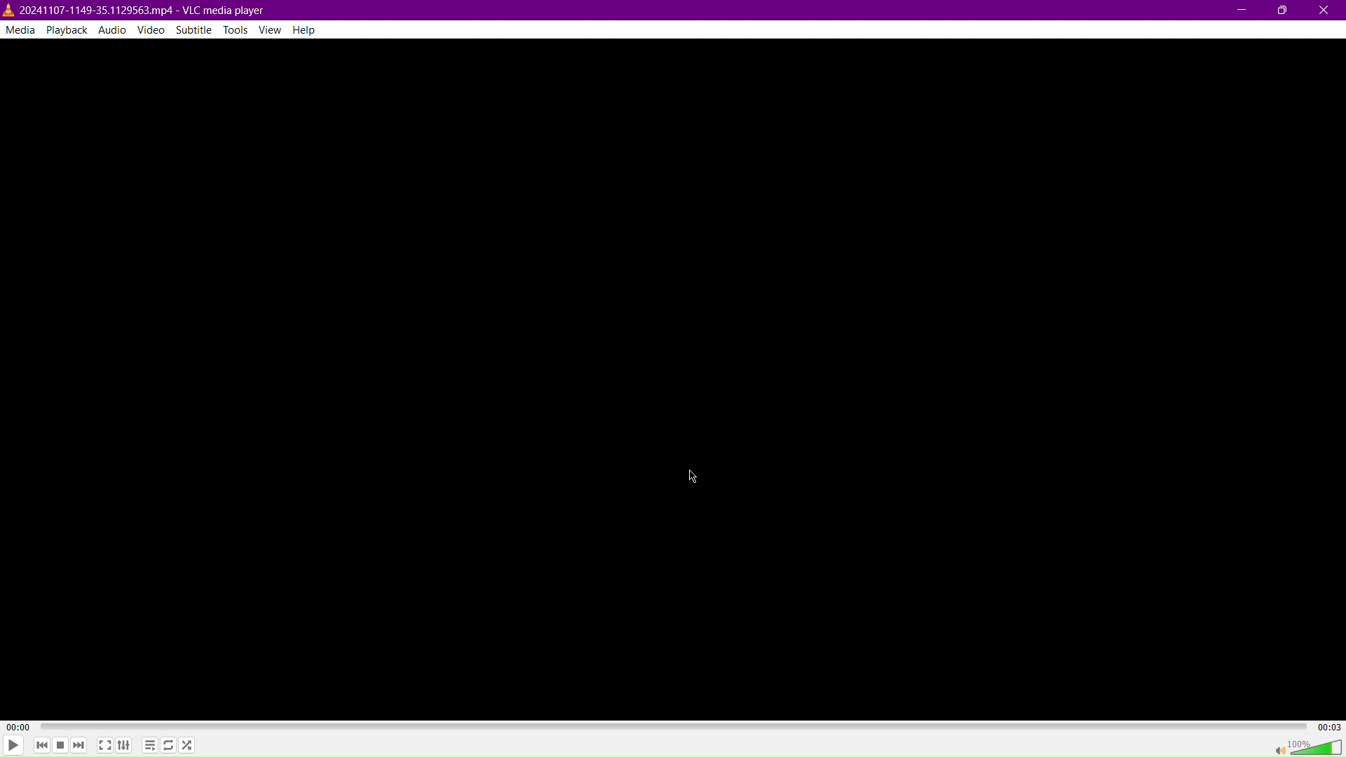 The image size is (1346, 757). I want to click on Close, so click(1326, 11).